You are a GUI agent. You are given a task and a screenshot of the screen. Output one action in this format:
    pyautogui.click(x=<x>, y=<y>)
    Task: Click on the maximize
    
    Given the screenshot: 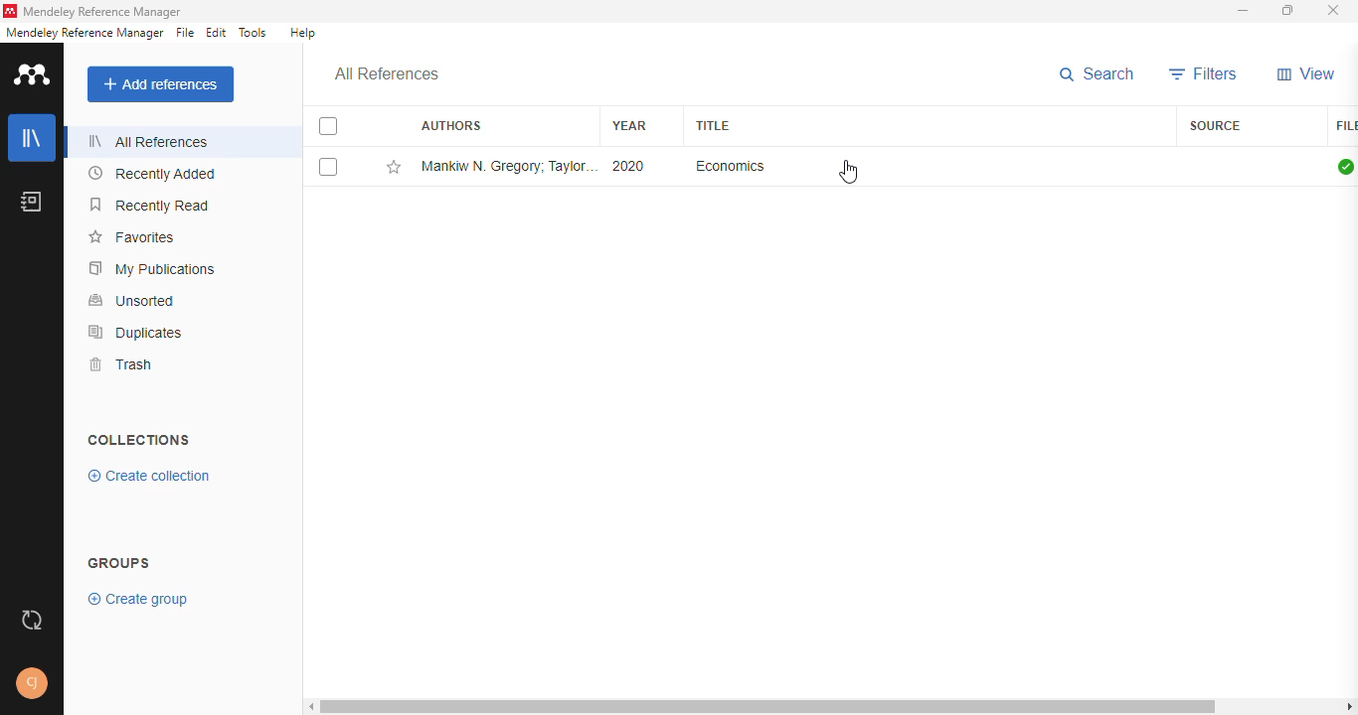 What is the action you would take?
    pyautogui.click(x=1288, y=10)
    